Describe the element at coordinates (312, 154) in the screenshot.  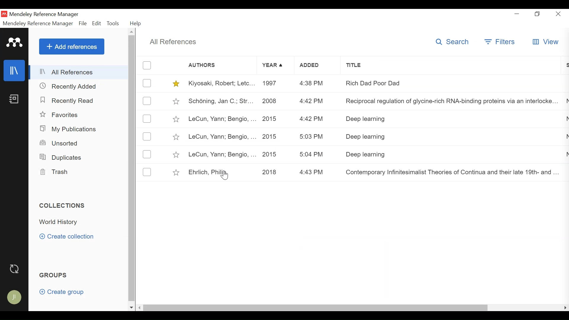
I see `5:04 PM` at that location.